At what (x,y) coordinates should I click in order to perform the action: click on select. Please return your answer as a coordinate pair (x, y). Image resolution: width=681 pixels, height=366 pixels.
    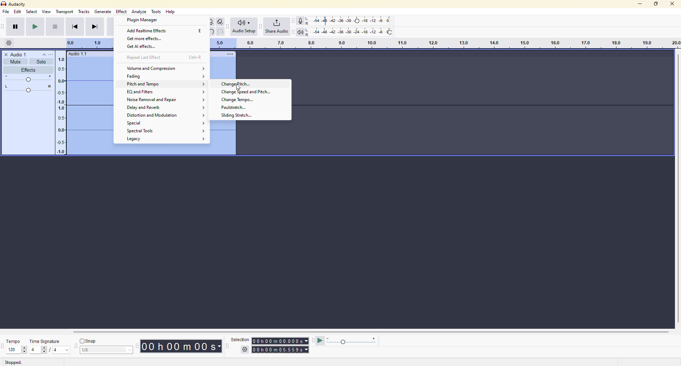
    Looking at the image, I should click on (45, 350).